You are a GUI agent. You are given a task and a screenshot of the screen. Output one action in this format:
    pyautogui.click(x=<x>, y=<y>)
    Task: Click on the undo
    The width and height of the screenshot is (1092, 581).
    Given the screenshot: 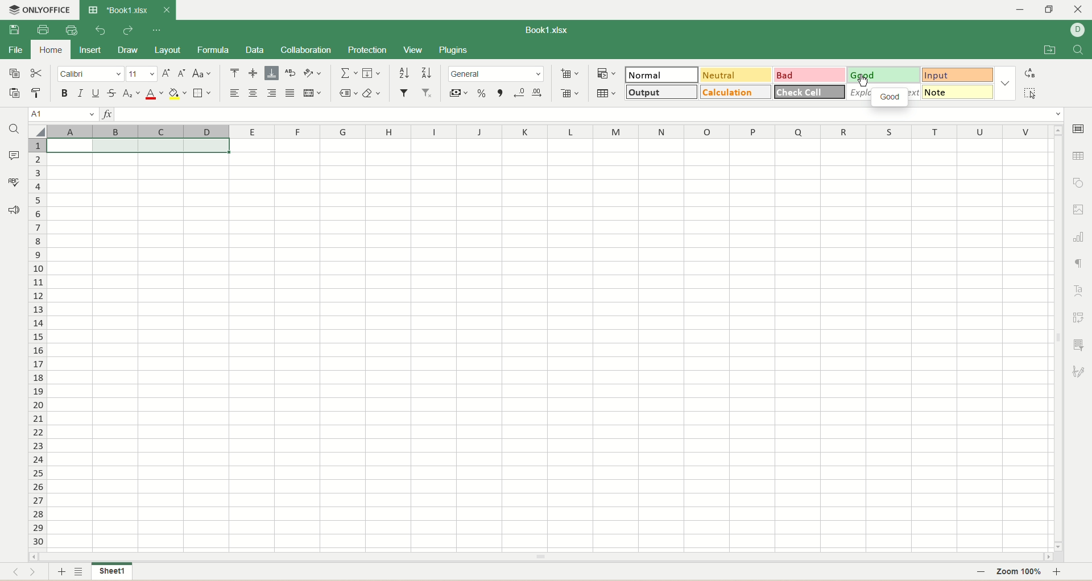 What is the action you would take?
    pyautogui.click(x=98, y=31)
    